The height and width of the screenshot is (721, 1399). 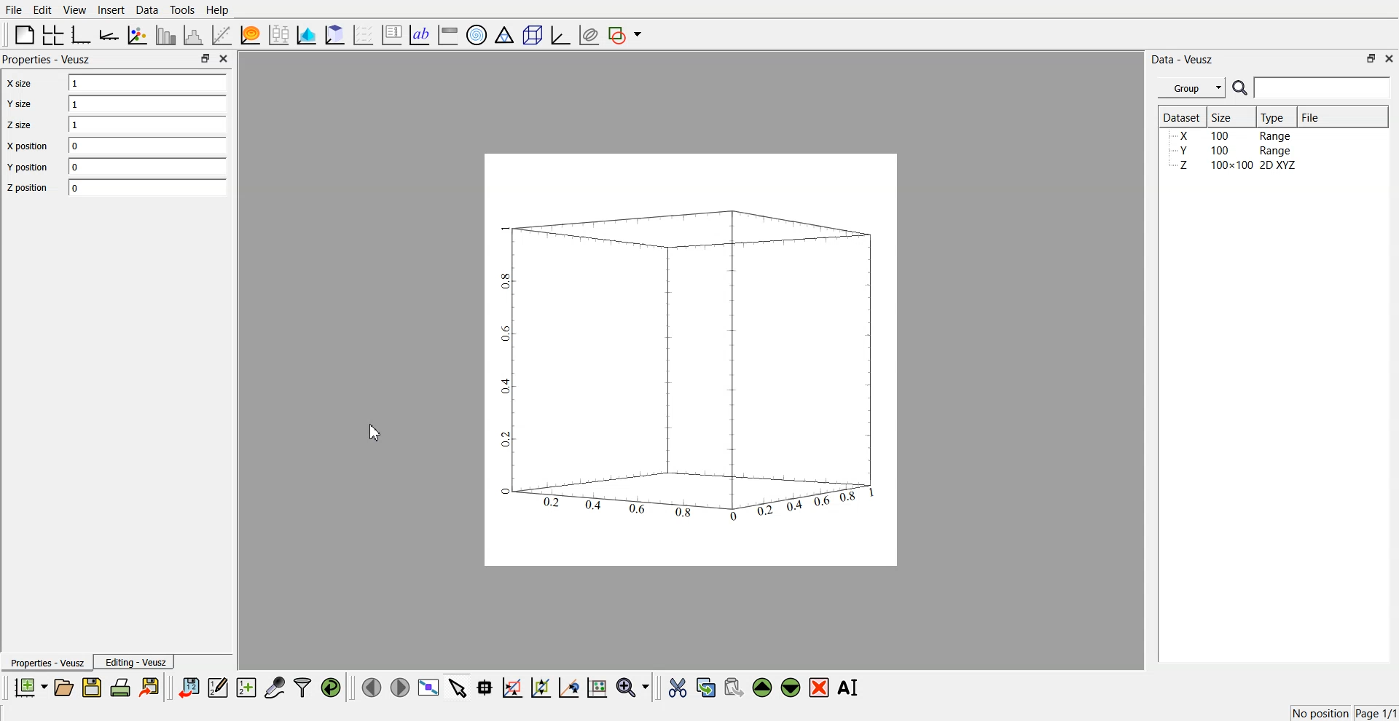 I want to click on Capture remote data, so click(x=275, y=687).